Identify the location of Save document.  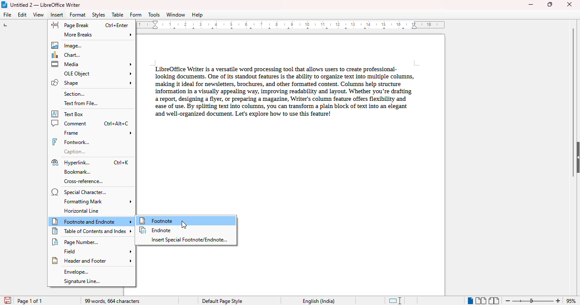
(7, 299).